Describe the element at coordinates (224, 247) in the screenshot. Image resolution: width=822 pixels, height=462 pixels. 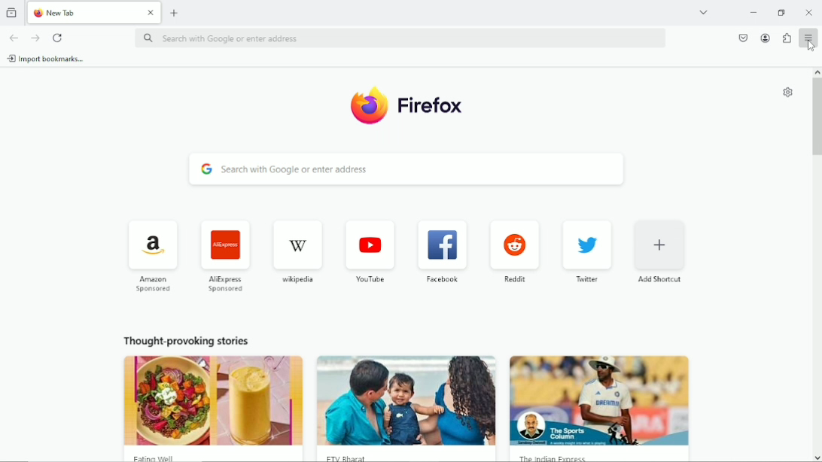
I see `icon` at that location.